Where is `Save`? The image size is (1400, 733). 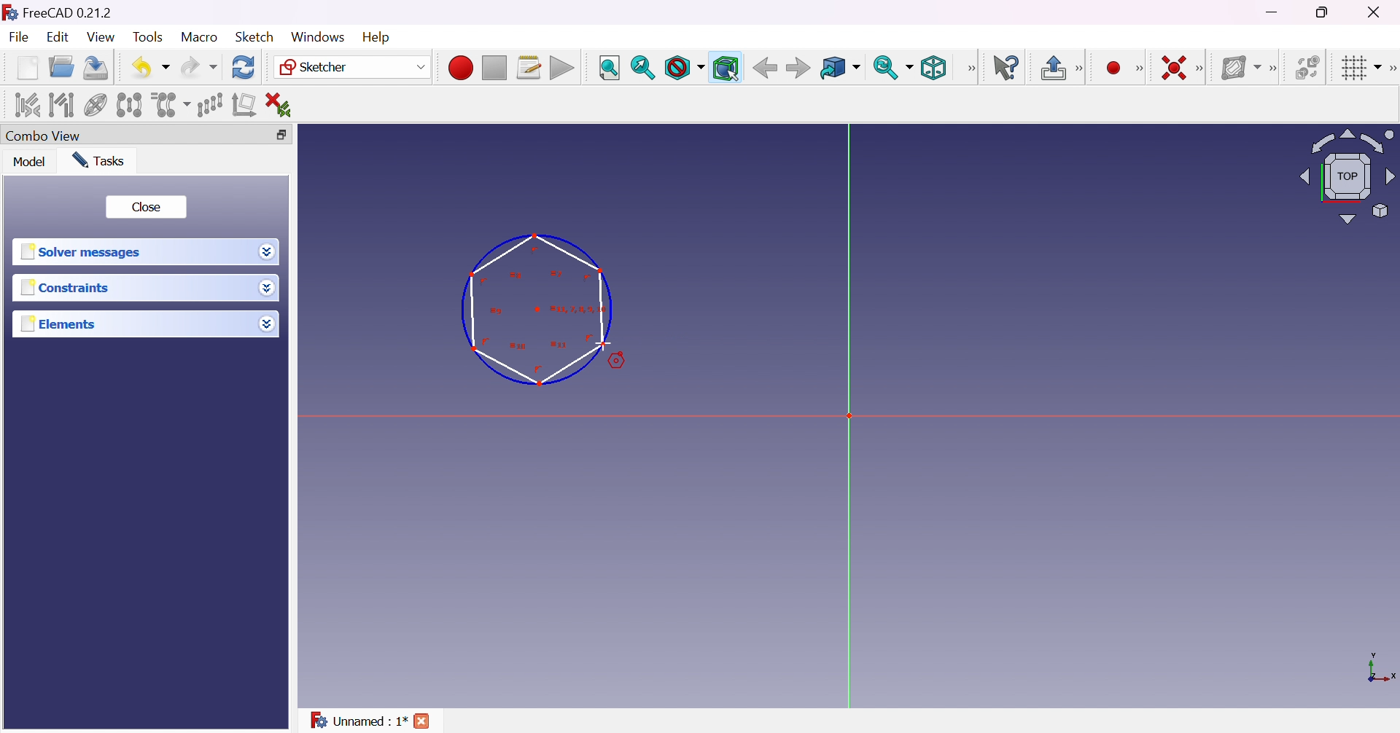
Save is located at coordinates (96, 68).